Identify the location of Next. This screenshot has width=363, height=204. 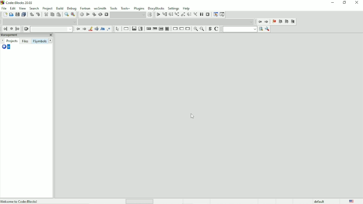
(84, 29).